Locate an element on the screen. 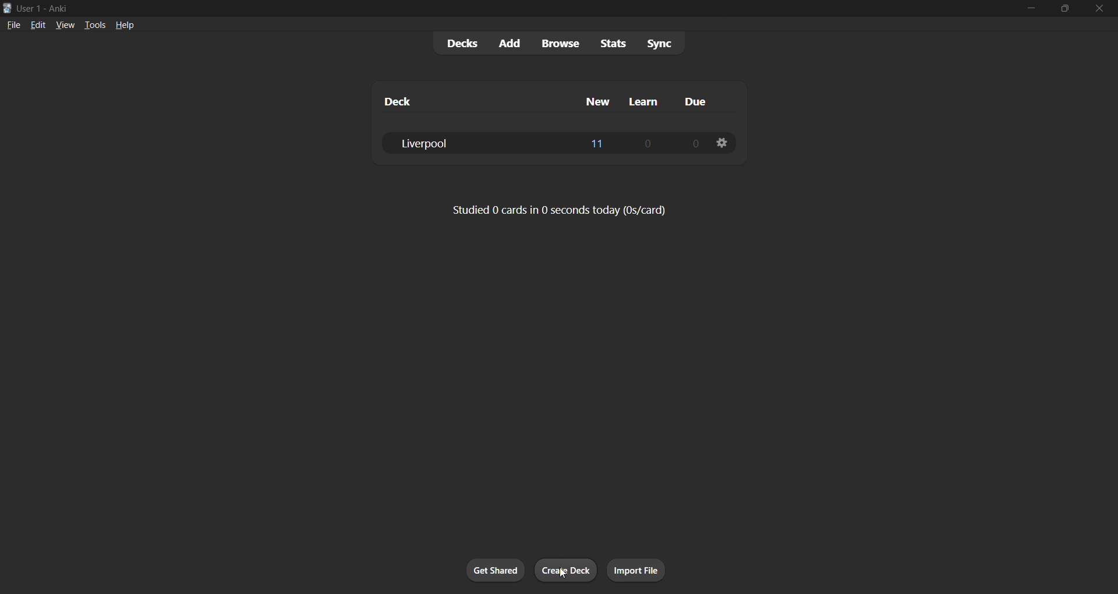  learn column is located at coordinates (645, 101).